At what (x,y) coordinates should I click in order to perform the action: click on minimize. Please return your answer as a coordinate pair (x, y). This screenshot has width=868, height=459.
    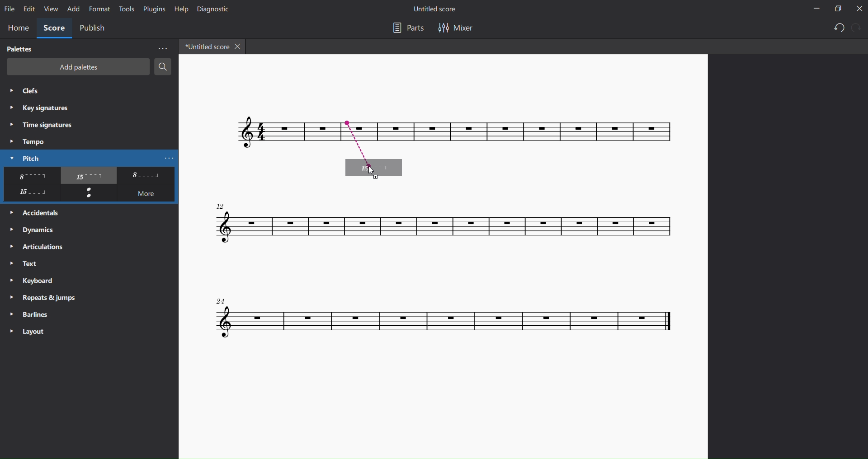
    Looking at the image, I should click on (816, 9).